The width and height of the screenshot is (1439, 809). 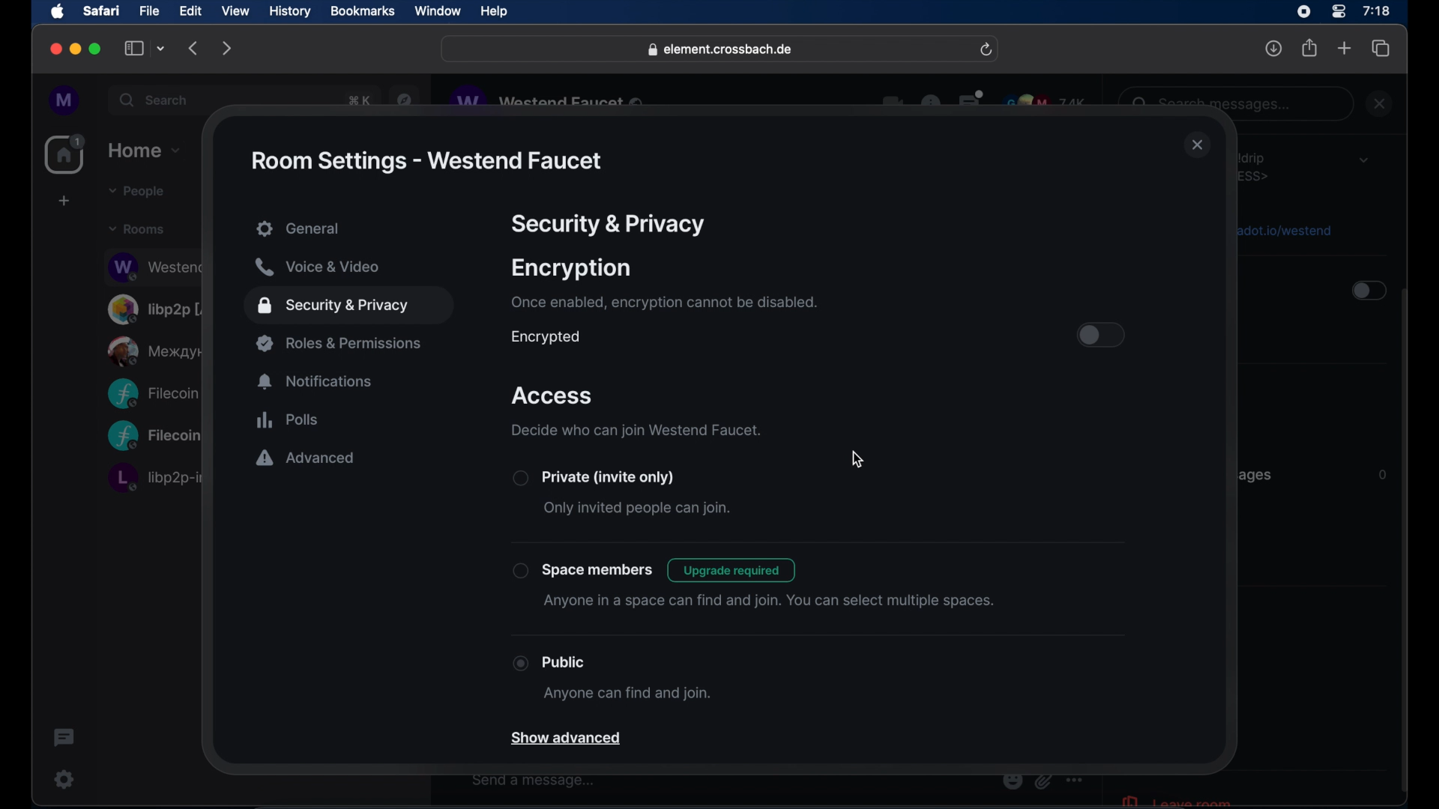 What do you see at coordinates (144, 151) in the screenshot?
I see `home dropdown` at bounding box center [144, 151].